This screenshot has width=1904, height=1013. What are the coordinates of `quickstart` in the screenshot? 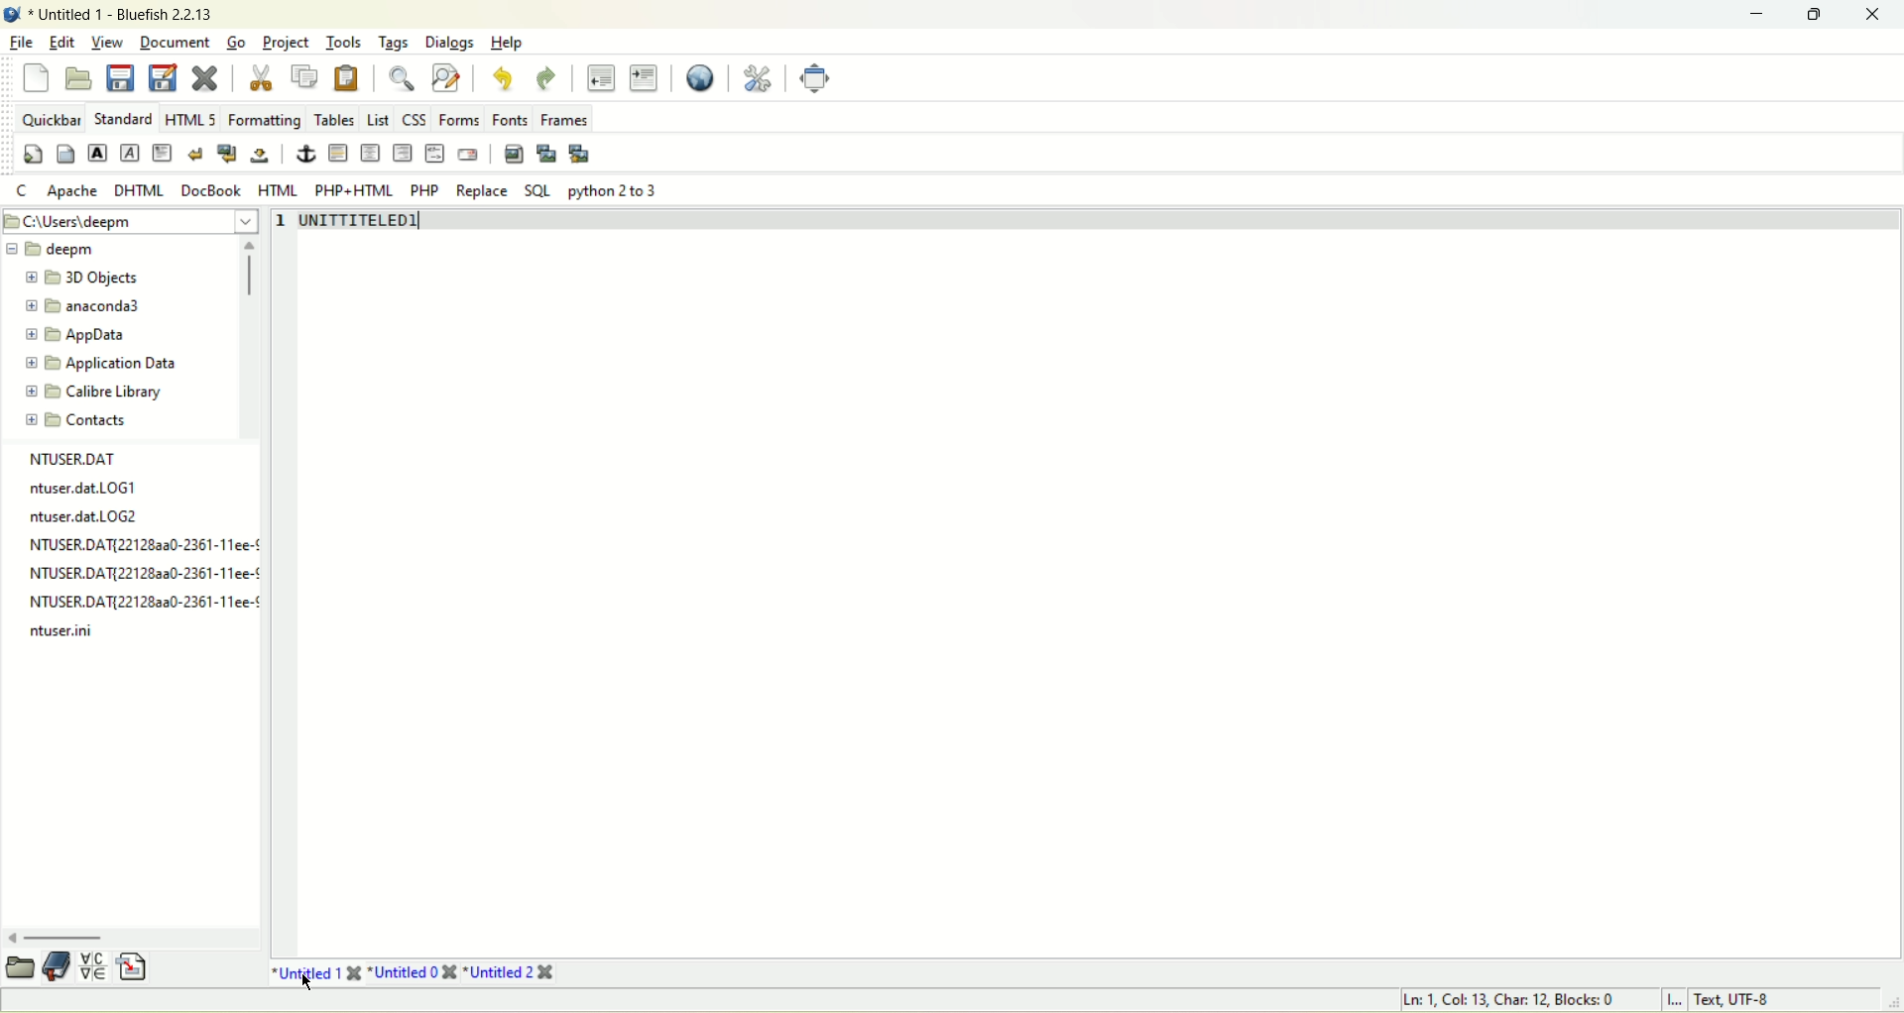 It's located at (30, 156).